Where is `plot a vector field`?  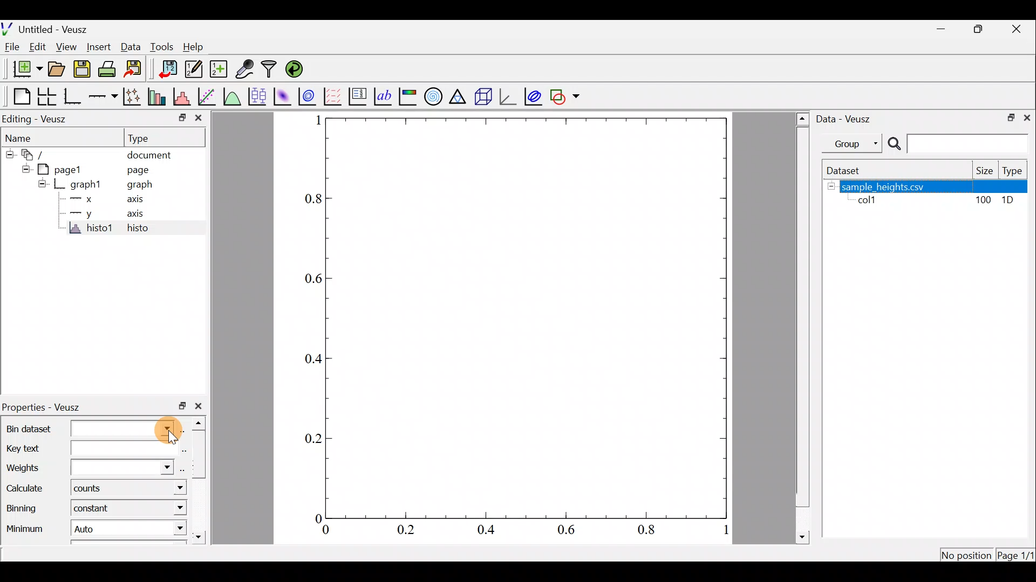 plot a vector field is located at coordinates (333, 96).